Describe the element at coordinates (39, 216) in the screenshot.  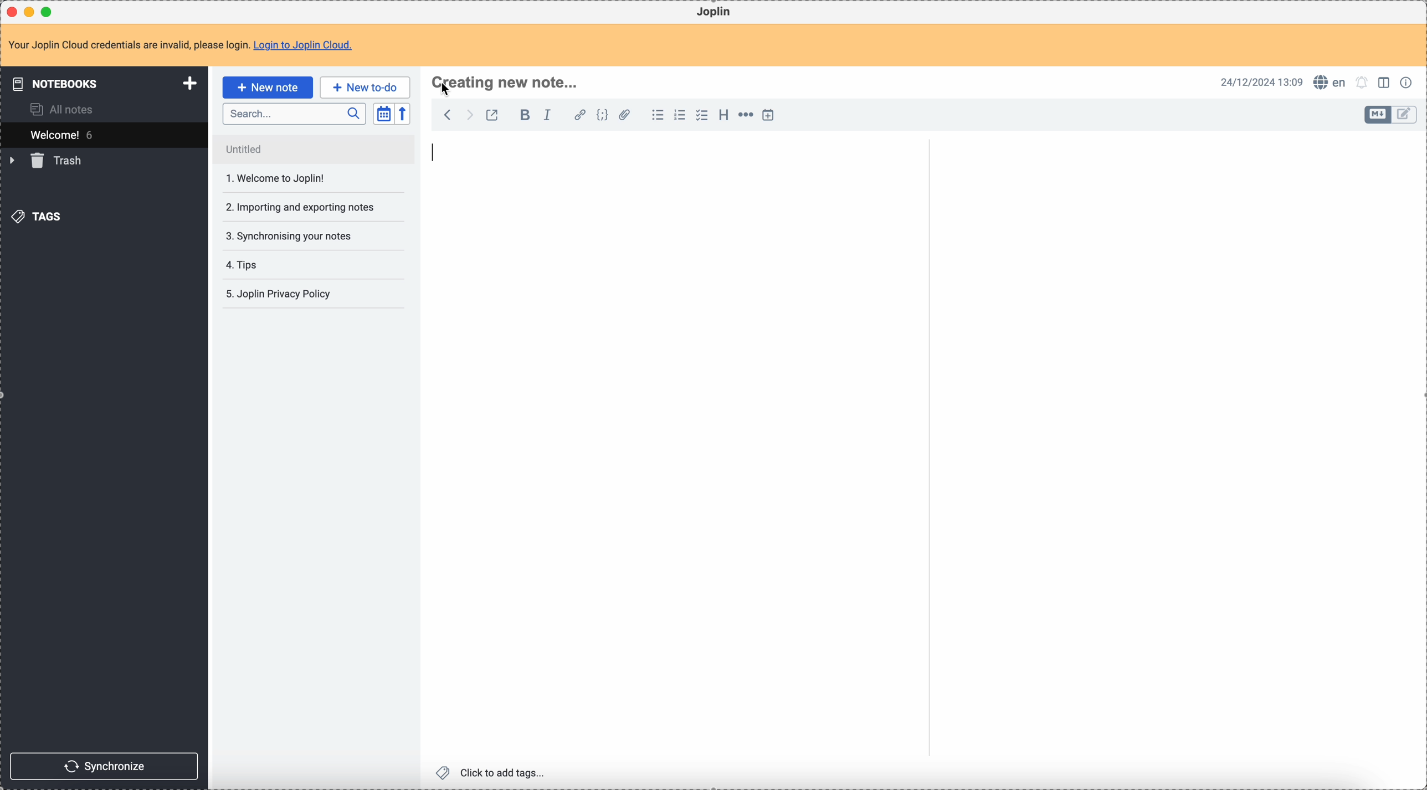
I see `tags` at that location.